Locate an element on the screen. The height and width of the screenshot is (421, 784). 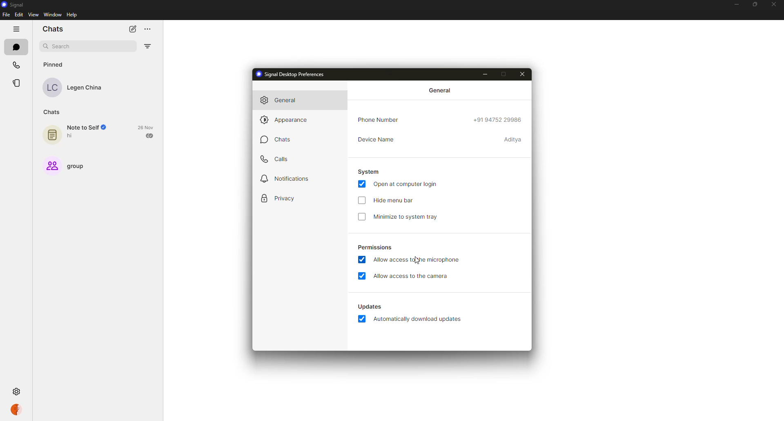
file is located at coordinates (6, 16).